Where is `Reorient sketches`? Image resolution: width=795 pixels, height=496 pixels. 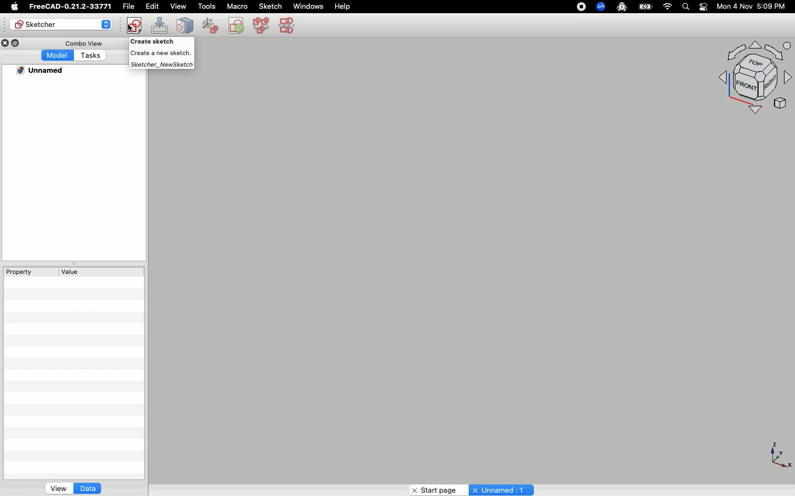
Reorient sketches is located at coordinates (236, 25).